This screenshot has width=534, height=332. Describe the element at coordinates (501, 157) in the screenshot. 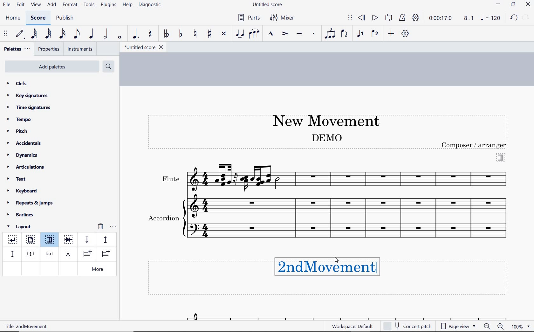

I see `section break` at that location.